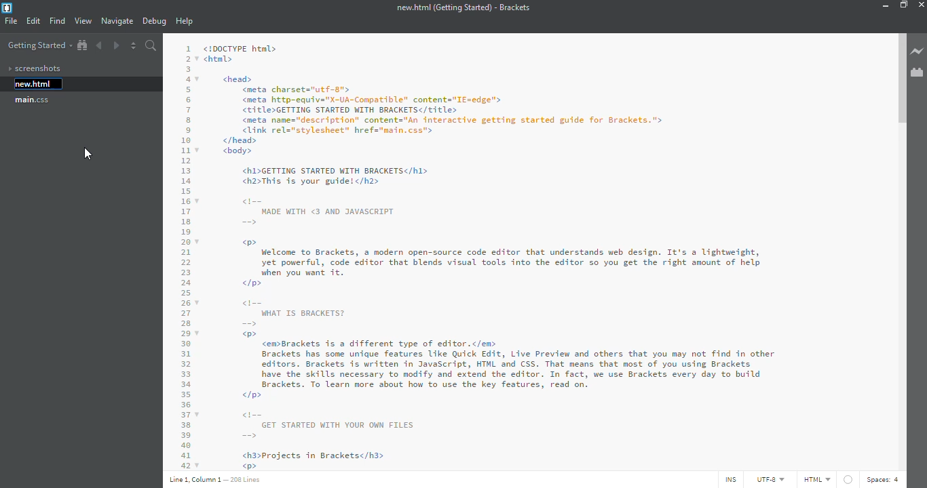 The image size is (927, 488). Describe the element at coordinates (39, 46) in the screenshot. I see `getting started` at that location.